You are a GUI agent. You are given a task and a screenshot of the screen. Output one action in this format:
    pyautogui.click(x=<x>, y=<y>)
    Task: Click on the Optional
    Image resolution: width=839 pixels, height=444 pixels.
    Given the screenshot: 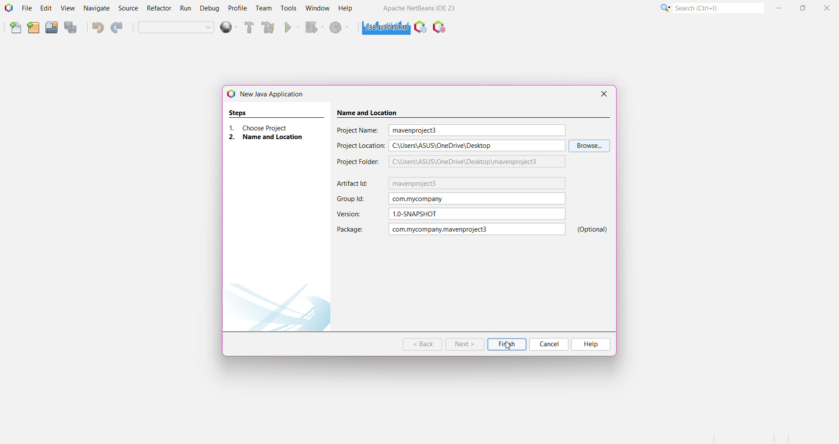 What is the action you would take?
    pyautogui.click(x=593, y=229)
    